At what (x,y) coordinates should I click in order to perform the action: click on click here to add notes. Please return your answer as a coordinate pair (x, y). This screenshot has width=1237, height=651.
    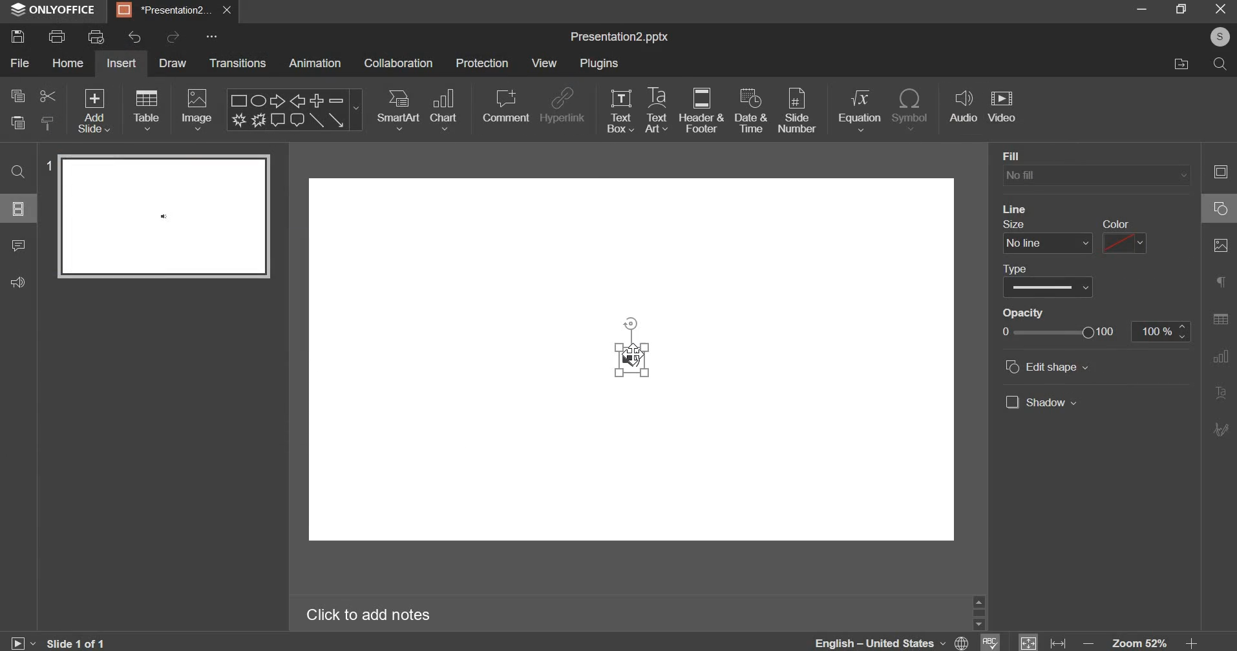
    Looking at the image, I should click on (369, 613).